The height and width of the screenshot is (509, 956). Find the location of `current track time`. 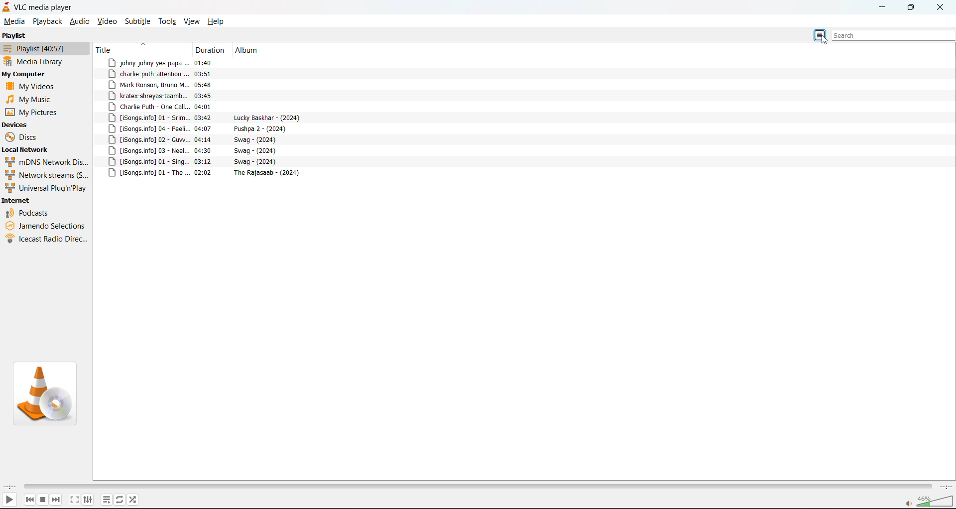

current track time is located at coordinates (9, 487).